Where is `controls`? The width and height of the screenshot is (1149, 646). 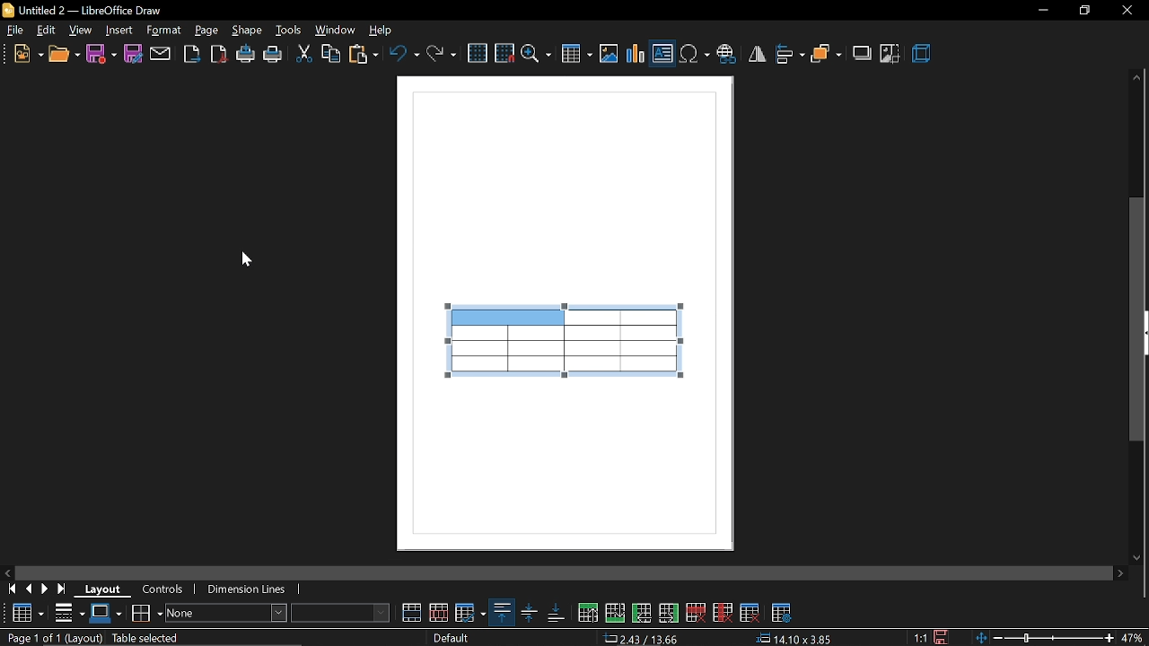 controls is located at coordinates (167, 591).